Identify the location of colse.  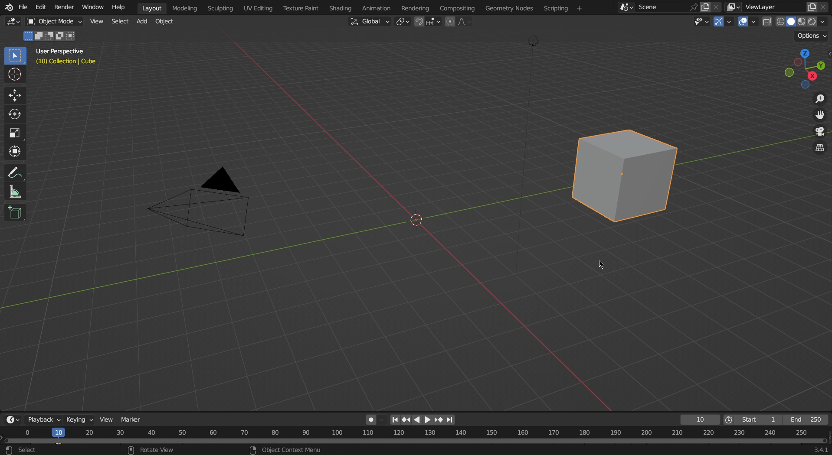
(720, 6).